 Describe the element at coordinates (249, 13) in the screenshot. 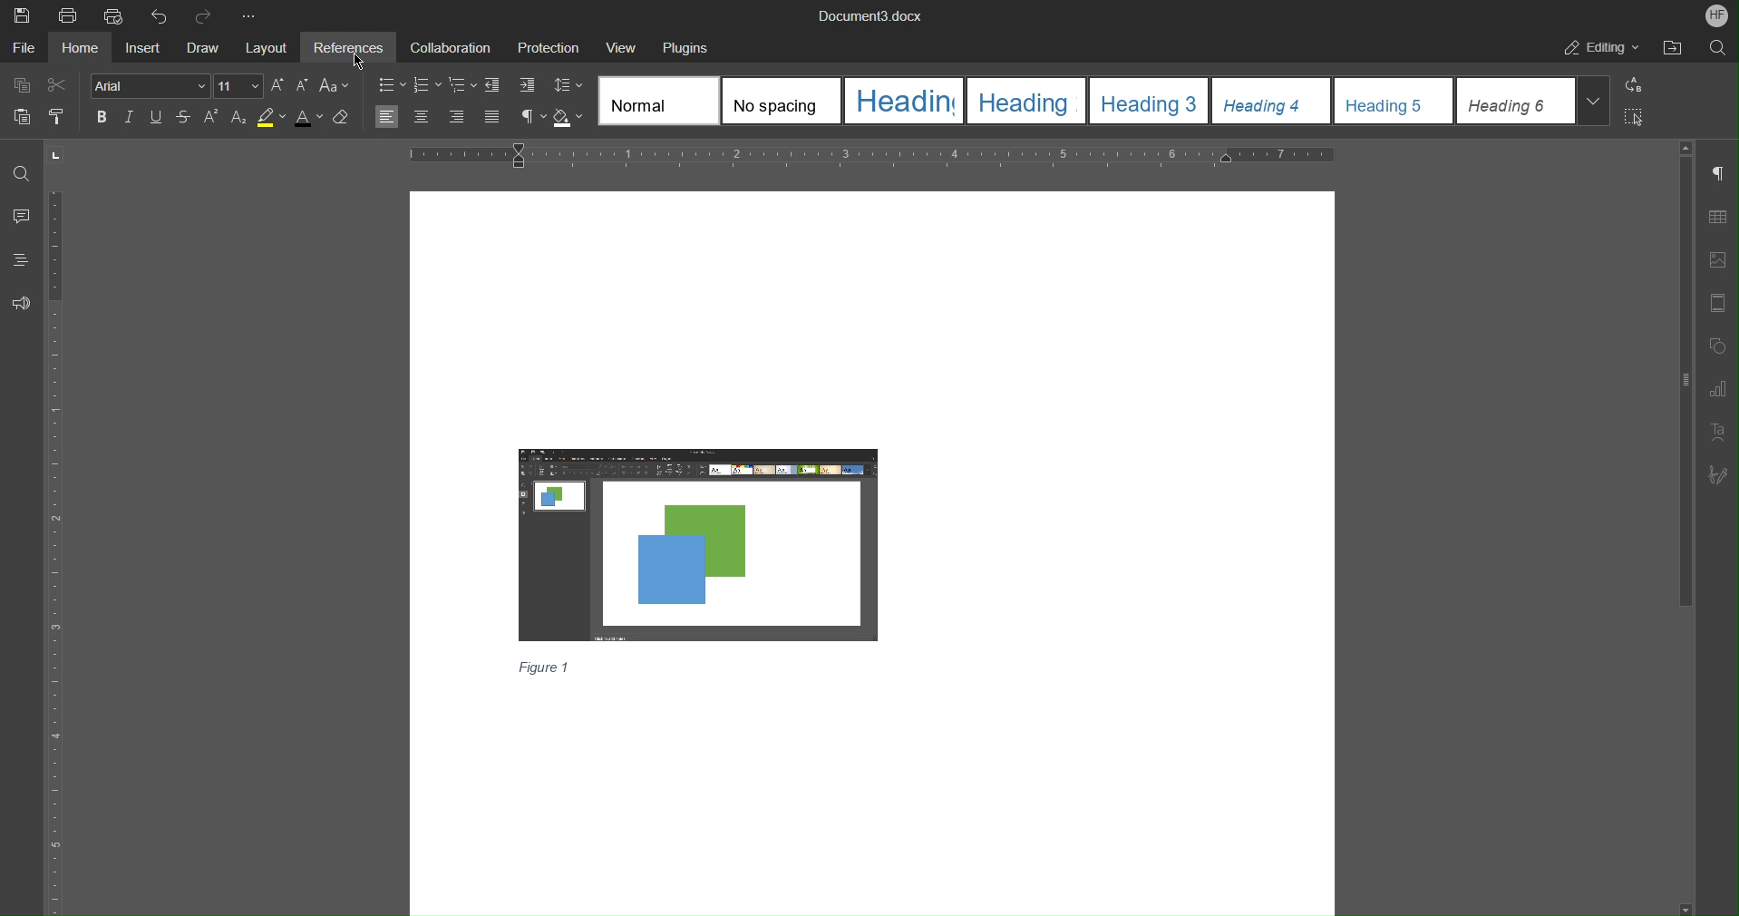

I see `More` at that location.